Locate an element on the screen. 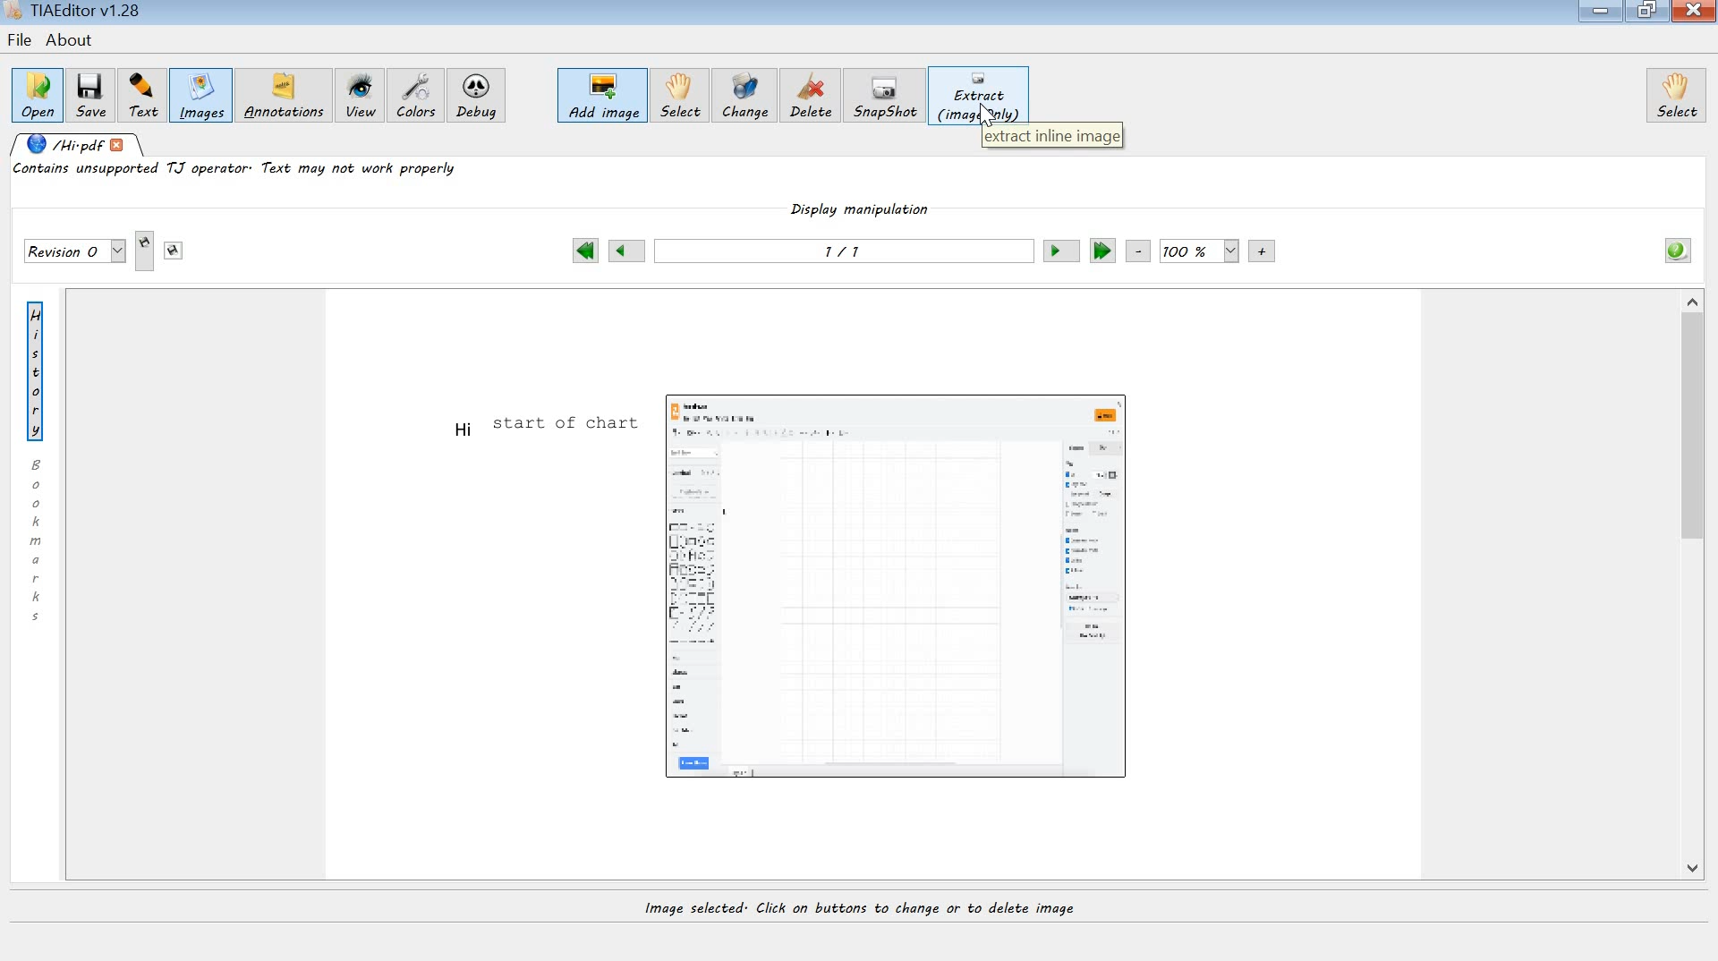  change is located at coordinates (744, 98).